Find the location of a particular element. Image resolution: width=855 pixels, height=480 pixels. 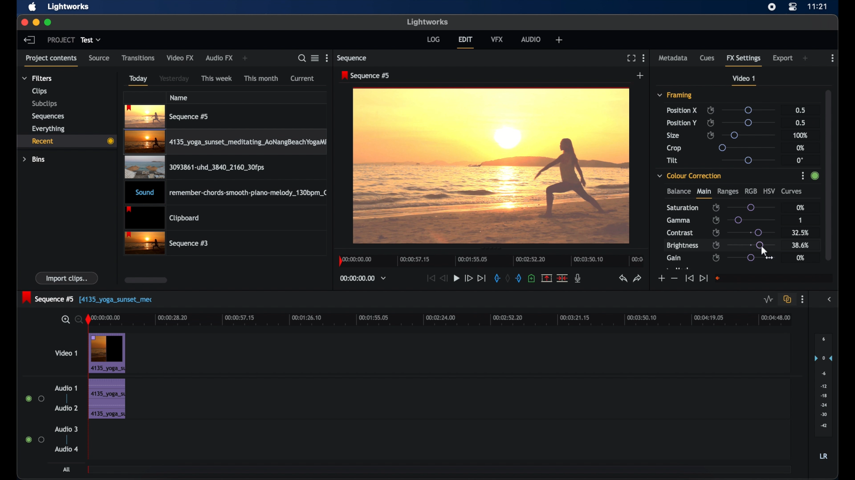

bins is located at coordinates (34, 160).